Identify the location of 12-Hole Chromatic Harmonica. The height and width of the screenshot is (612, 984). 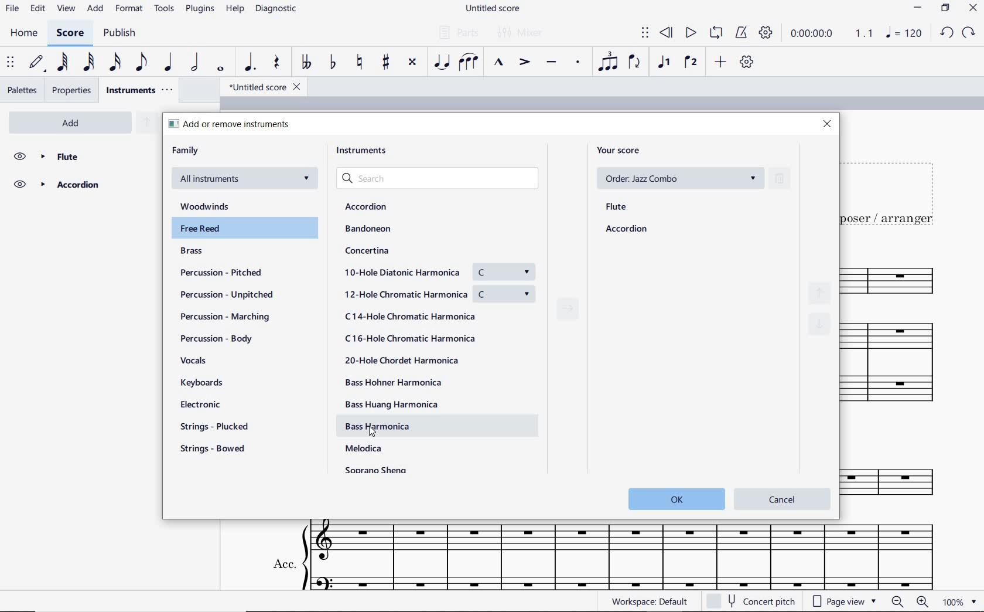
(439, 295).